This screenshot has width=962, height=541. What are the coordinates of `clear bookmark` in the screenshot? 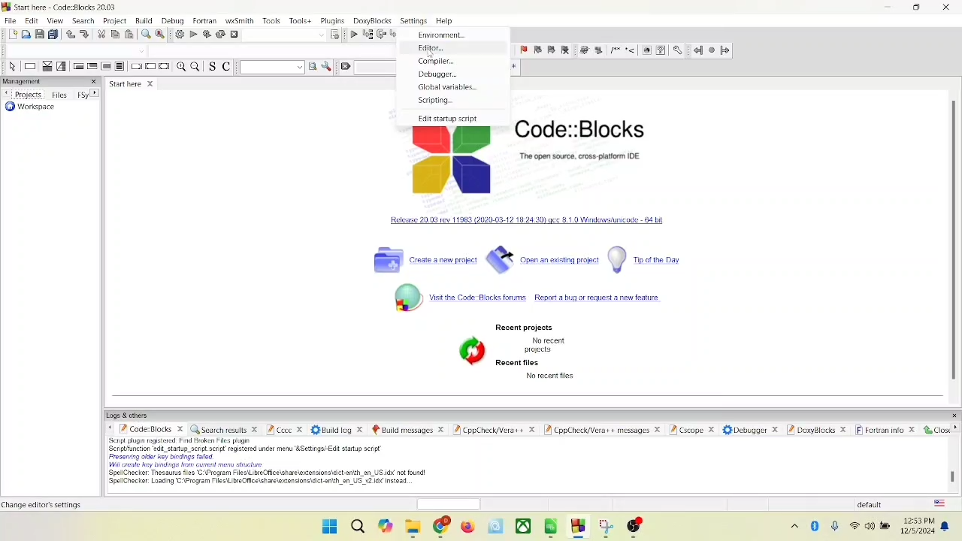 It's located at (564, 49).